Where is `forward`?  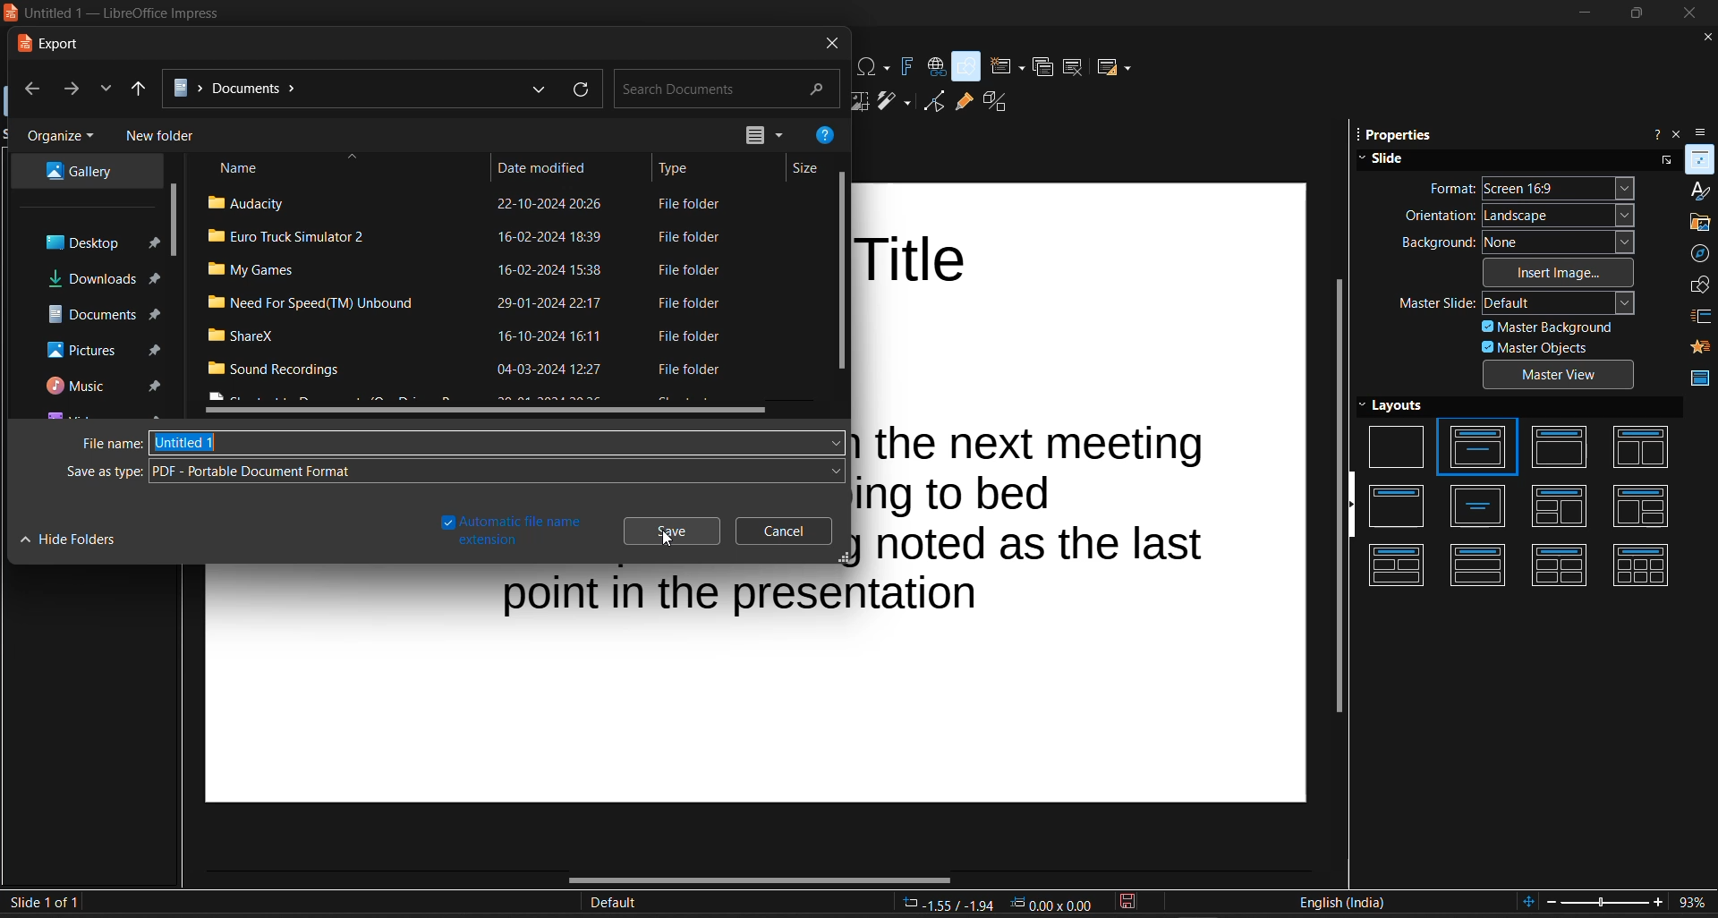
forward is located at coordinates (73, 89).